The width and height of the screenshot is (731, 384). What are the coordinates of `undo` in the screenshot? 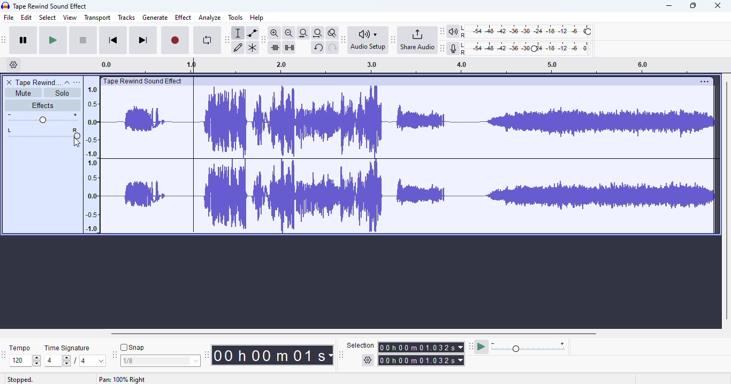 It's located at (318, 48).